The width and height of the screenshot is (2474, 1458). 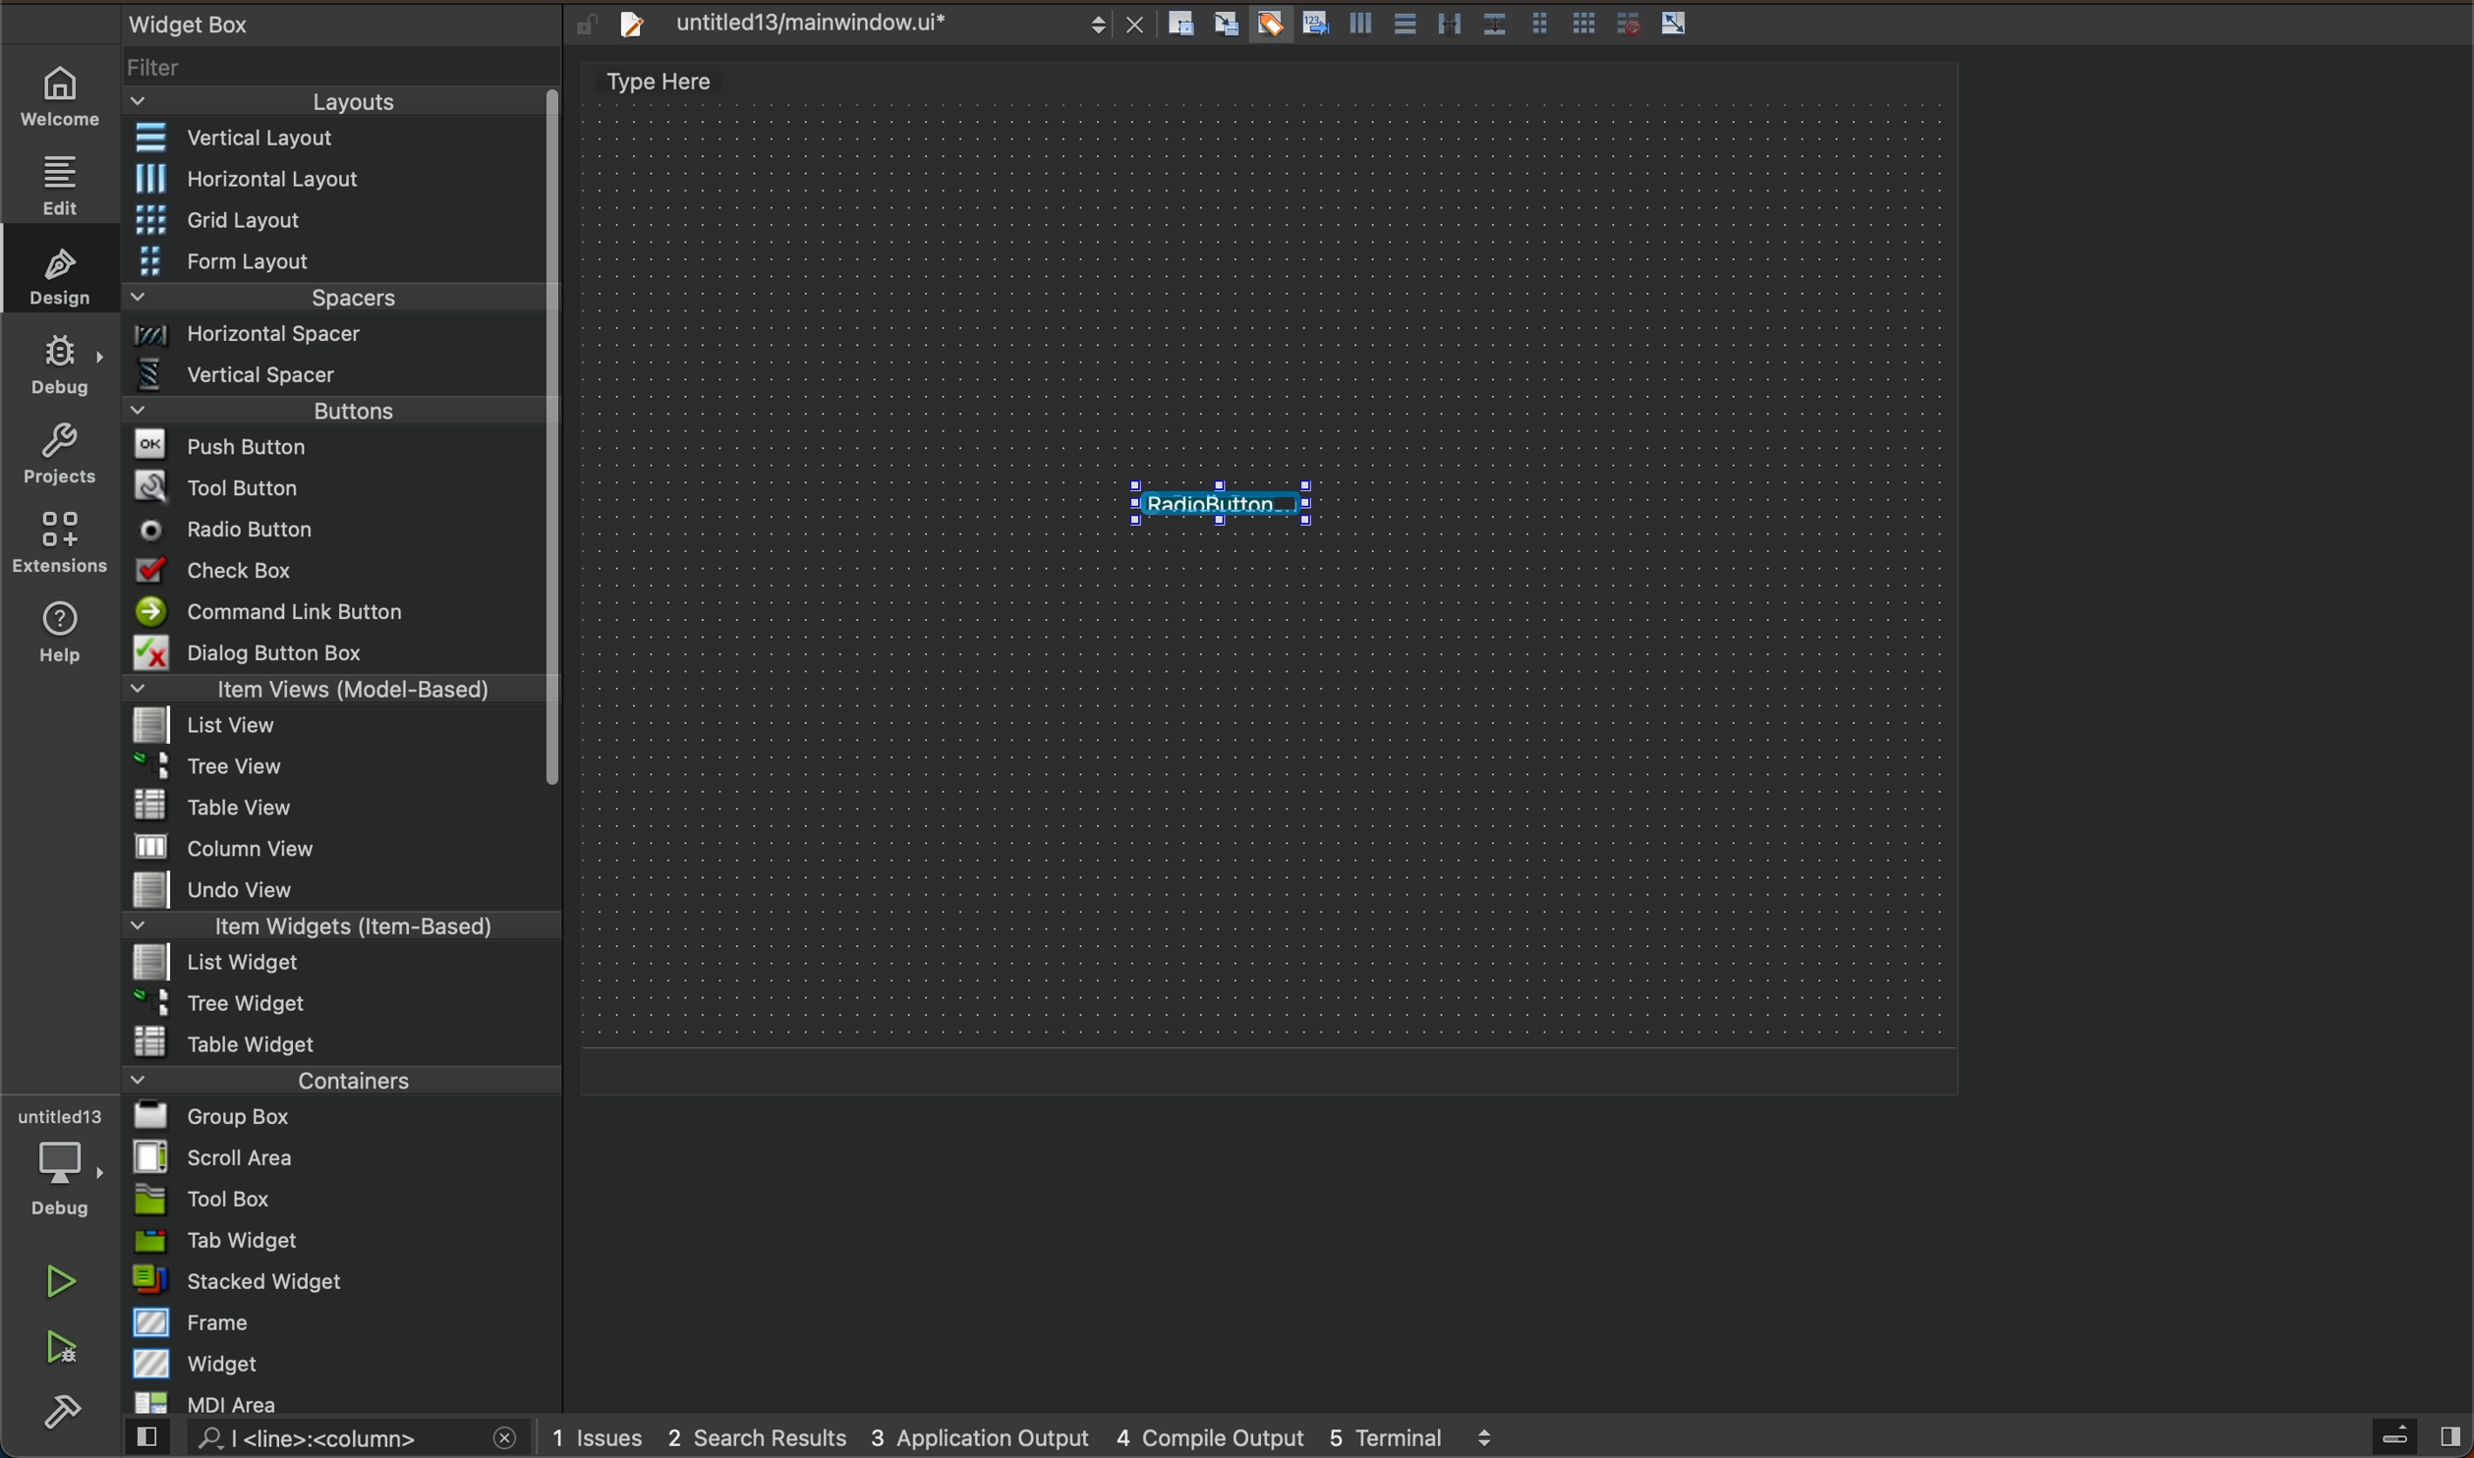 What do you see at coordinates (70, 178) in the screenshot?
I see `edit` at bounding box center [70, 178].